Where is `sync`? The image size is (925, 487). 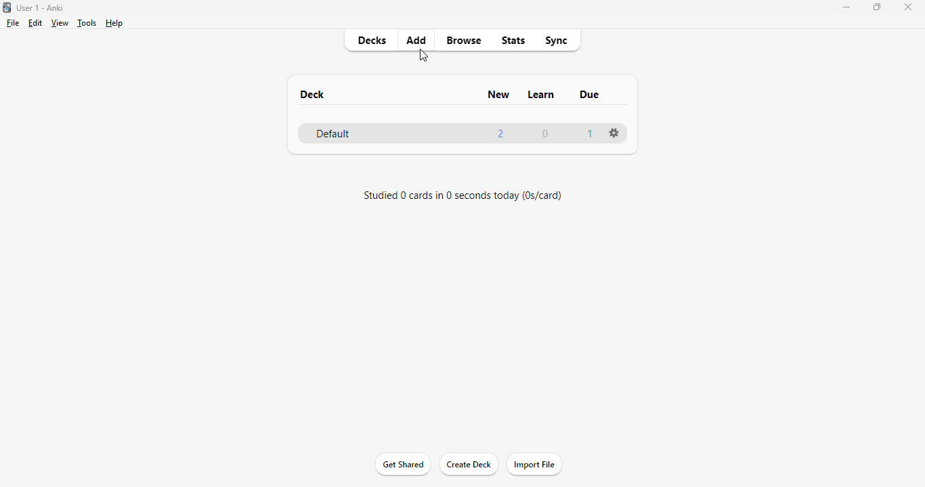 sync is located at coordinates (555, 41).